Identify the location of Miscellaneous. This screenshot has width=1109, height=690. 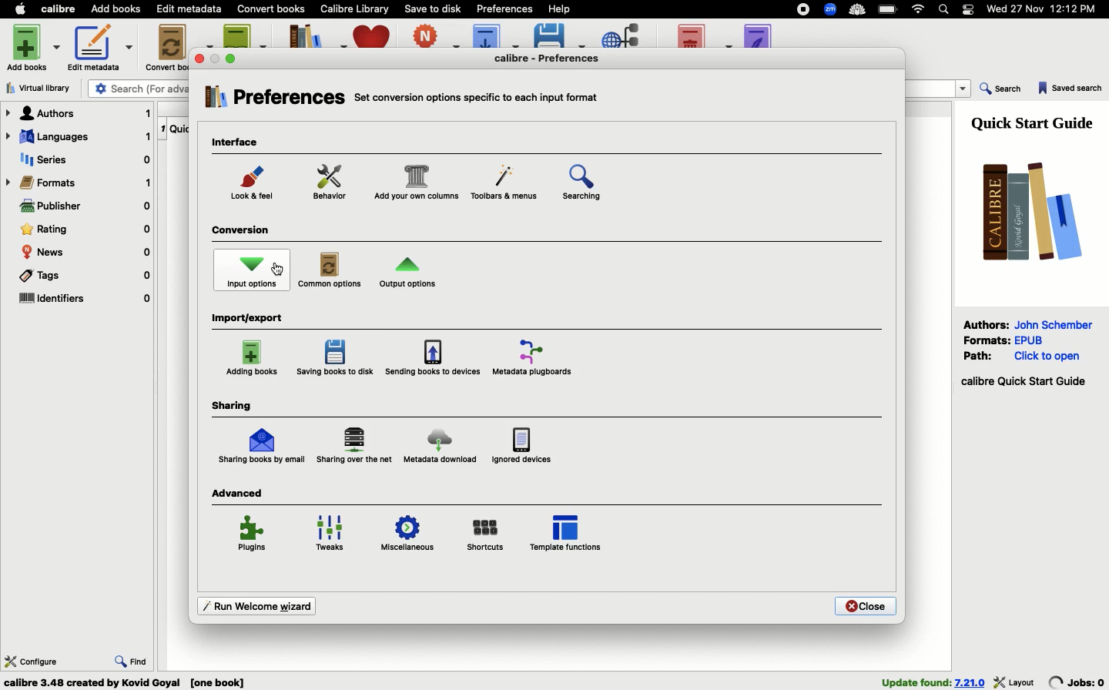
(407, 536).